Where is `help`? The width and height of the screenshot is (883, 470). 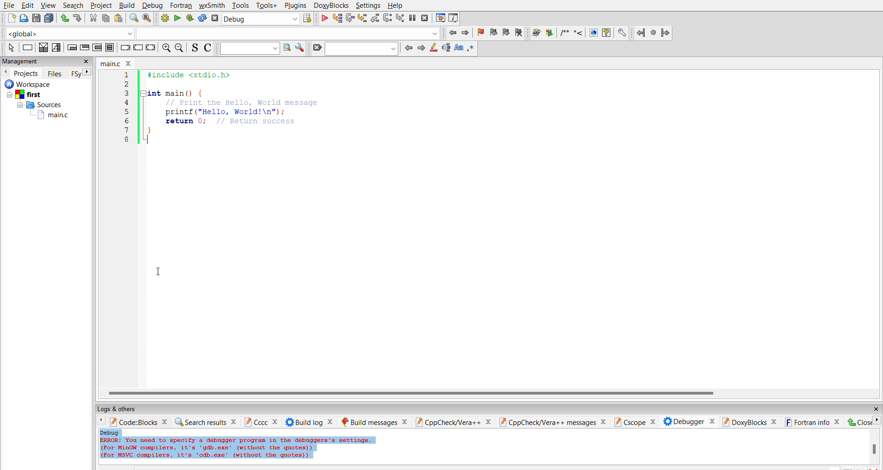 help is located at coordinates (396, 6).